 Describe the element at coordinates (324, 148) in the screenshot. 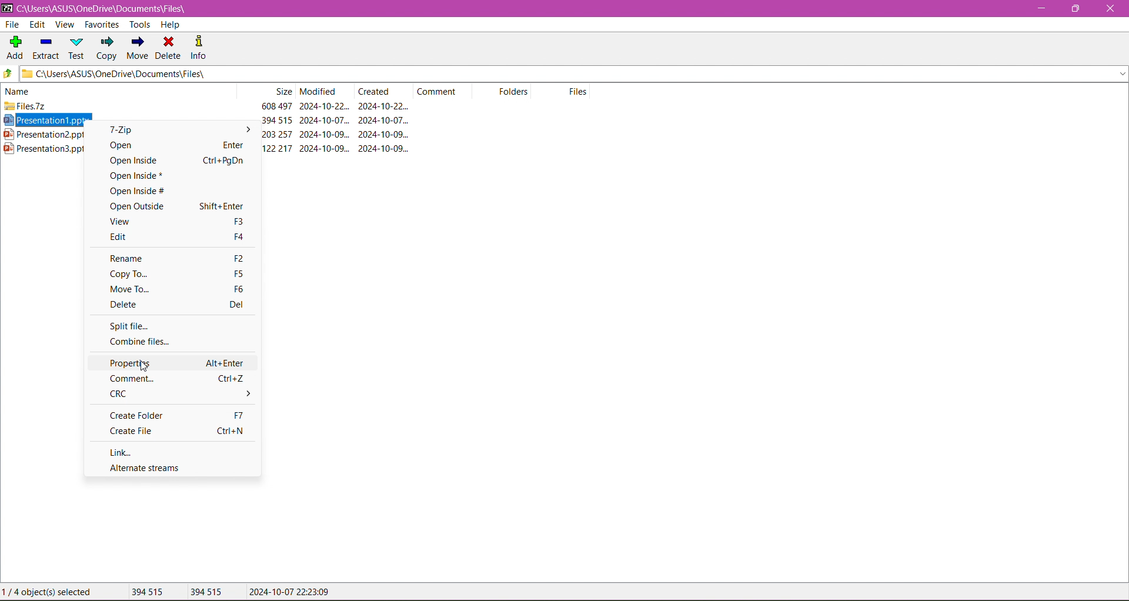

I see `2024-10-09` at that location.